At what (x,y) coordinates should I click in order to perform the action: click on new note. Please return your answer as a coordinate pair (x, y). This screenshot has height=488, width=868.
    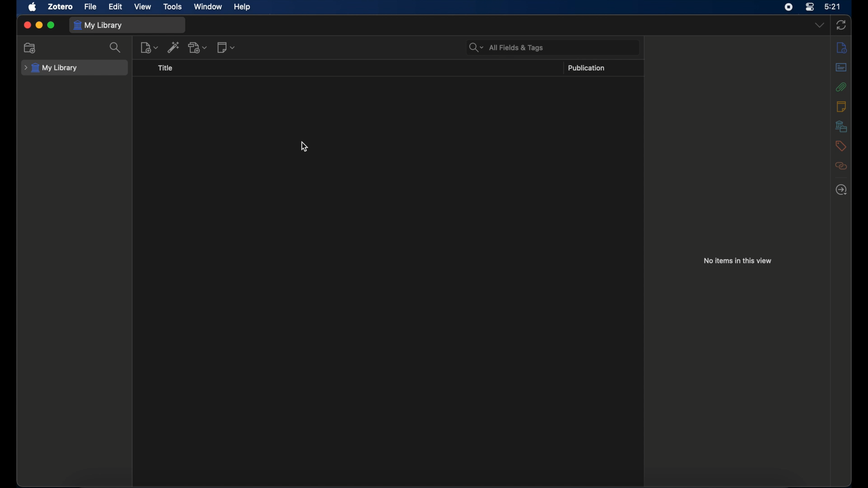
    Looking at the image, I should click on (226, 47).